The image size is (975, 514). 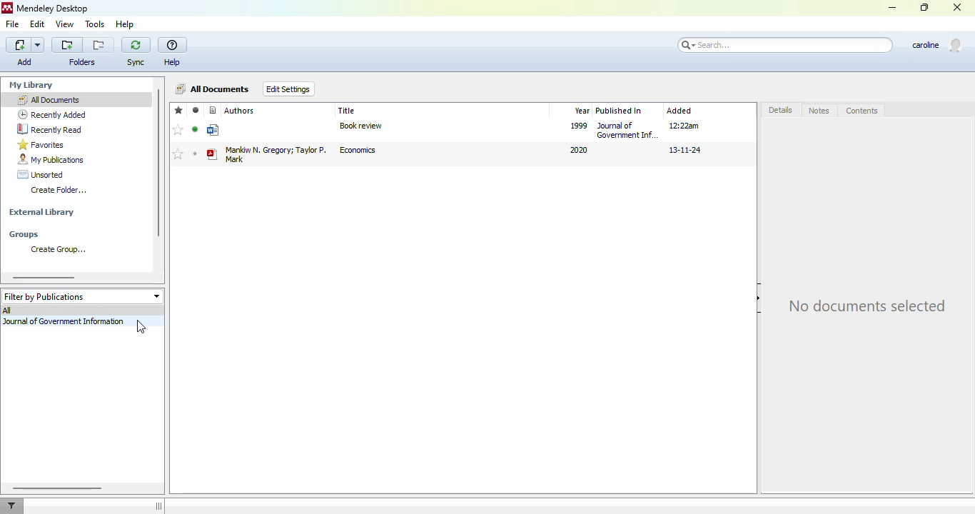 What do you see at coordinates (98, 45) in the screenshot?
I see `Remove folder` at bounding box center [98, 45].